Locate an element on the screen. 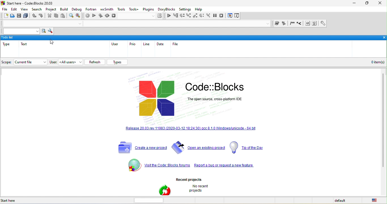 The width and height of the screenshot is (387, 204). build  is located at coordinates (87, 16).